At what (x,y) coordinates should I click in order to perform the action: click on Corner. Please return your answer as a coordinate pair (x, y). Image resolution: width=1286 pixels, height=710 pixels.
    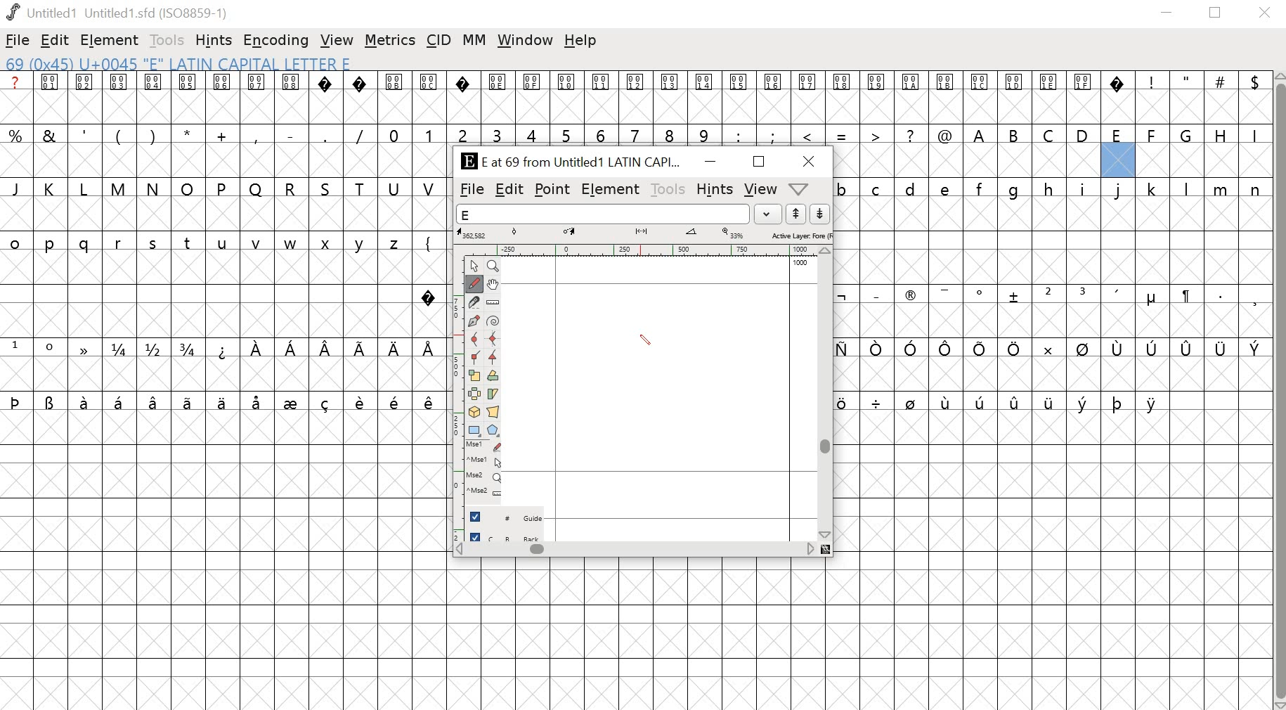
    Looking at the image, I should click on (474, 358).